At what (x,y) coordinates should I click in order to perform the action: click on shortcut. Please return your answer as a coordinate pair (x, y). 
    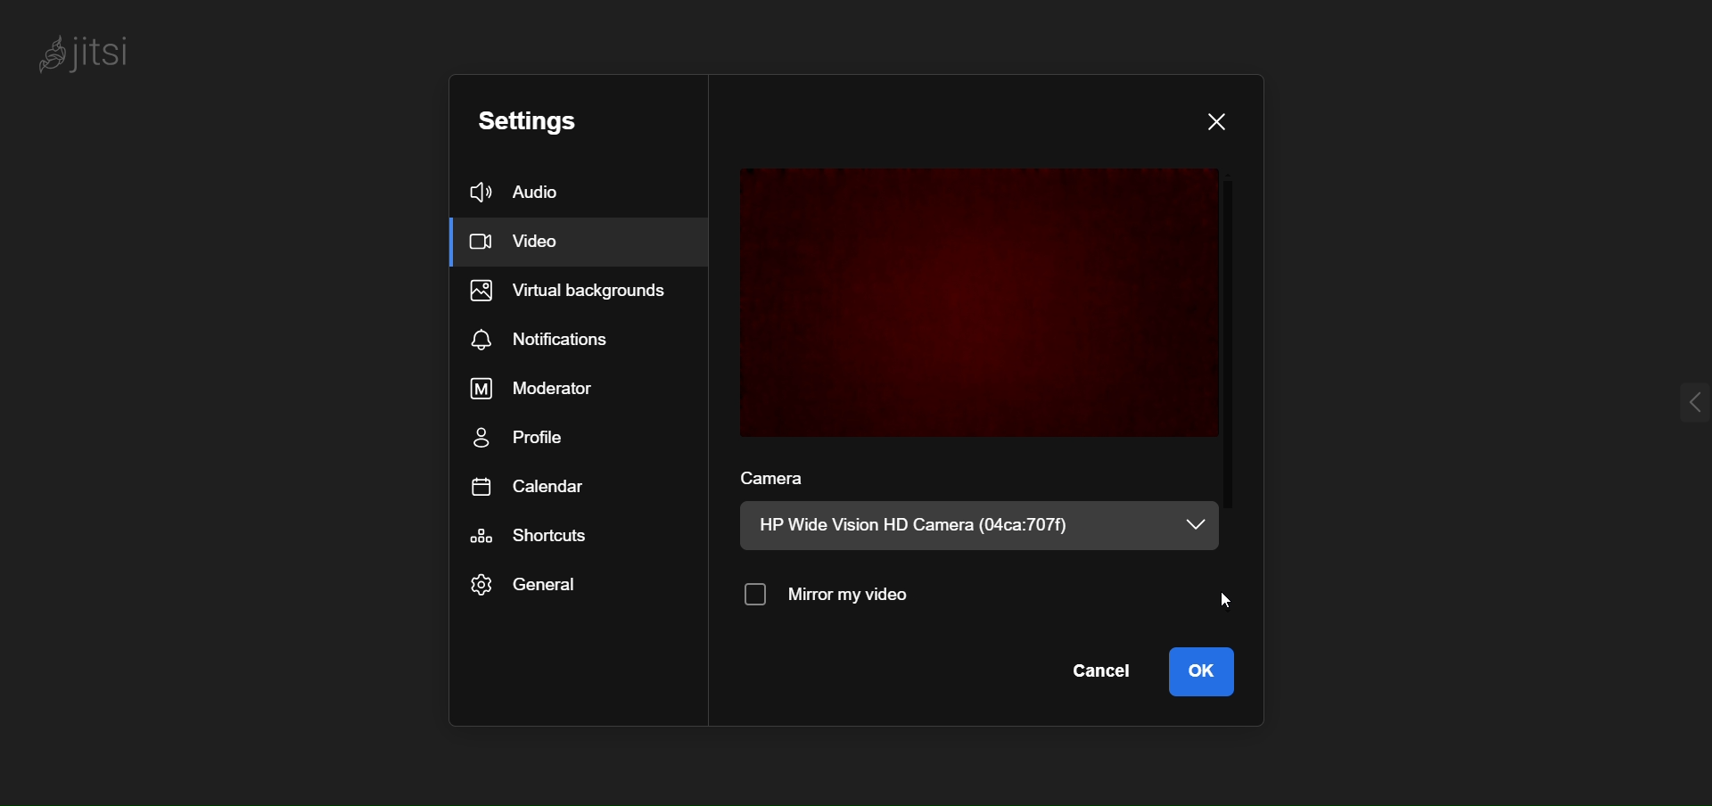
    Looking at the image, I should click on (533, 537).